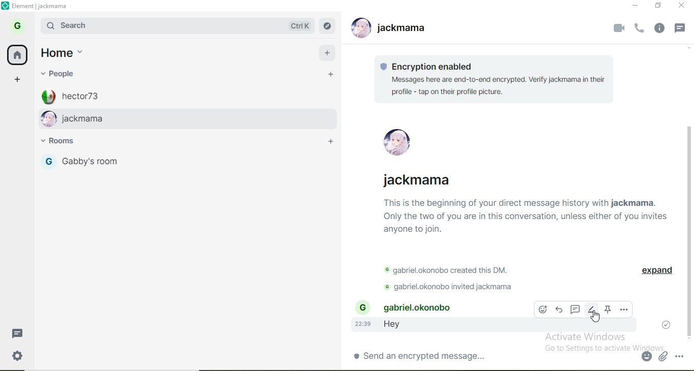 This screenshot has width=694, height=371. What do you see at coordinates (655, 270) in the screenshot?
I see `expand` at bounding box center [655, 270].